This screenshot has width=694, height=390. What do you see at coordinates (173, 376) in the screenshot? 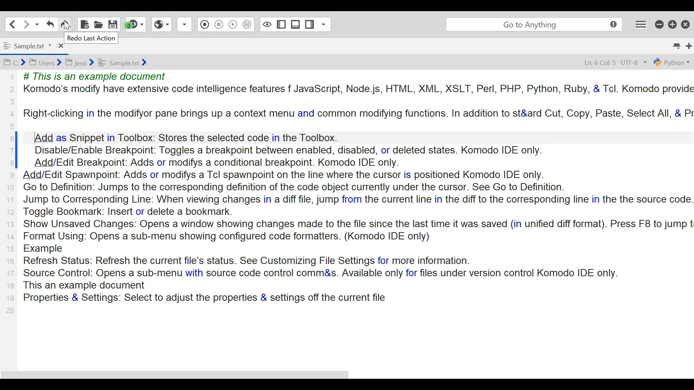
I see `Horizontal Scroll bar` at bounding box center [173, 376].